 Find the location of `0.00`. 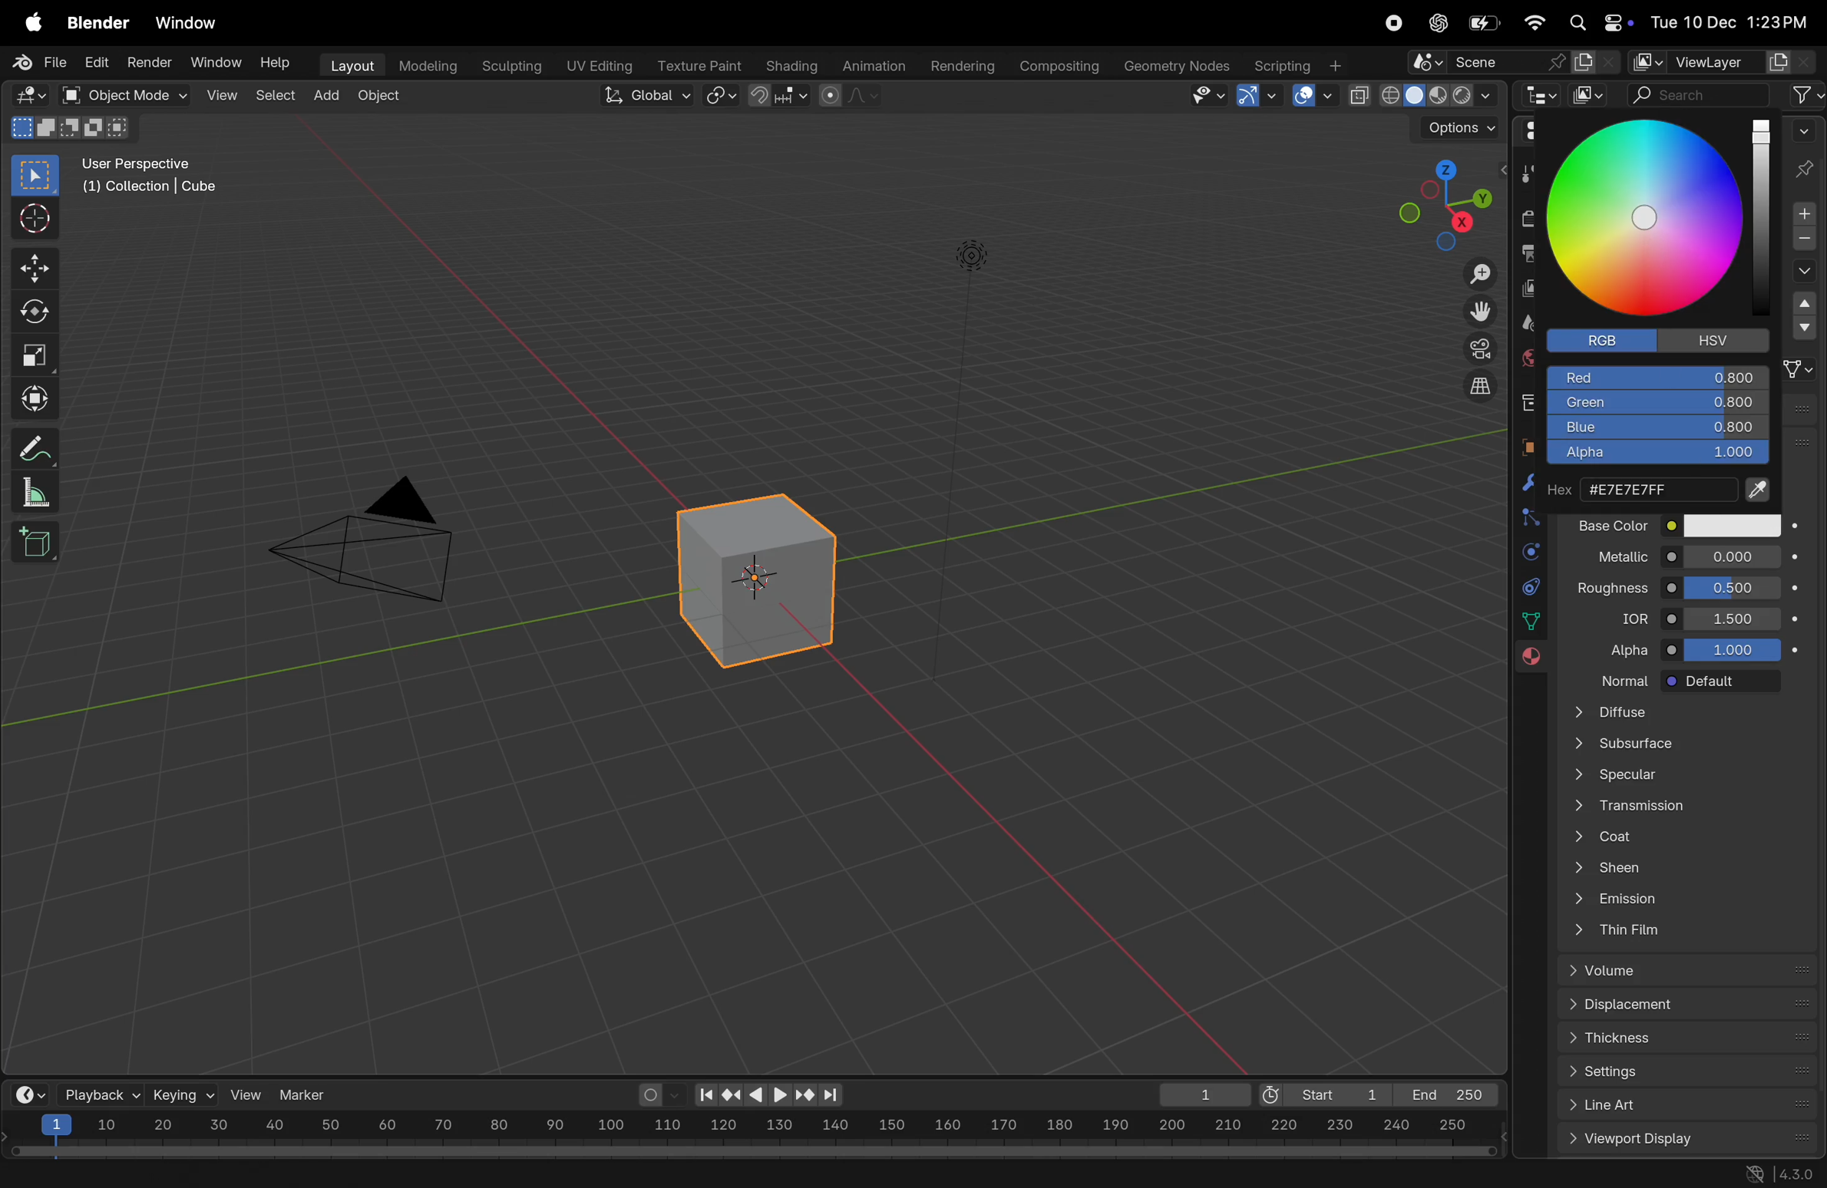

0.00 is located at coordinates (1733, 555).